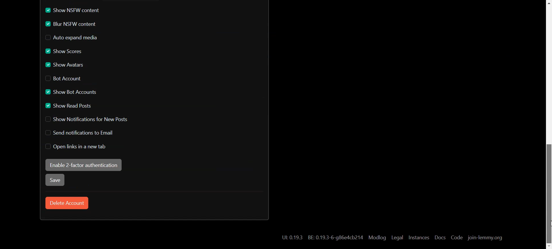  Describe the element at coordinates (377, 237) in the screenshot. I see `Modlog` at that location.